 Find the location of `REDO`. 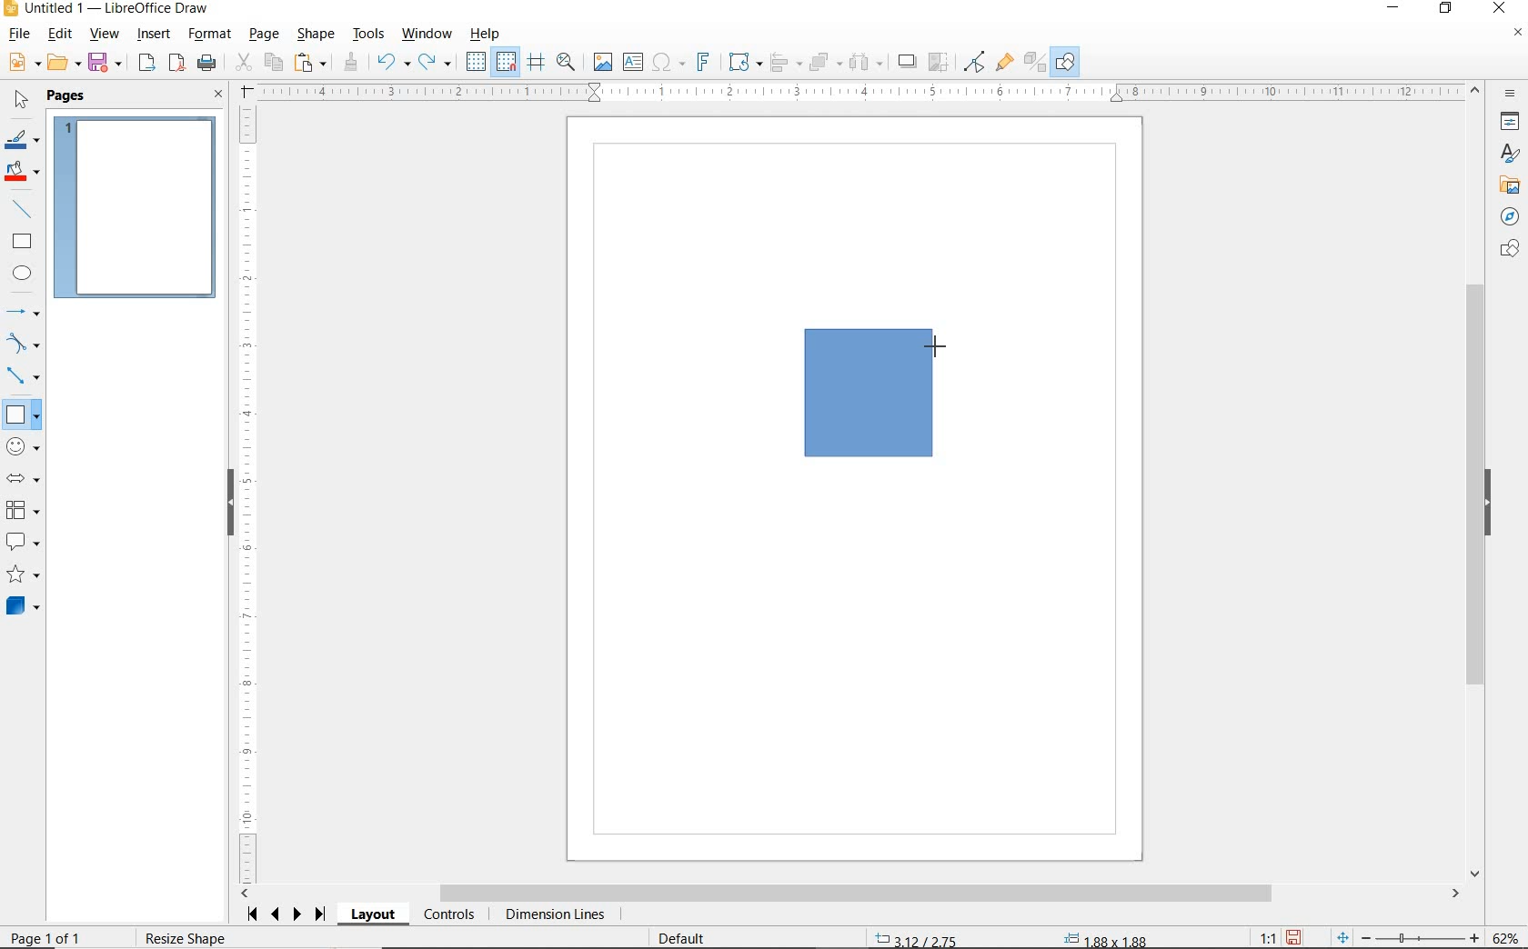

REDO is located at coordinates (439, 63).